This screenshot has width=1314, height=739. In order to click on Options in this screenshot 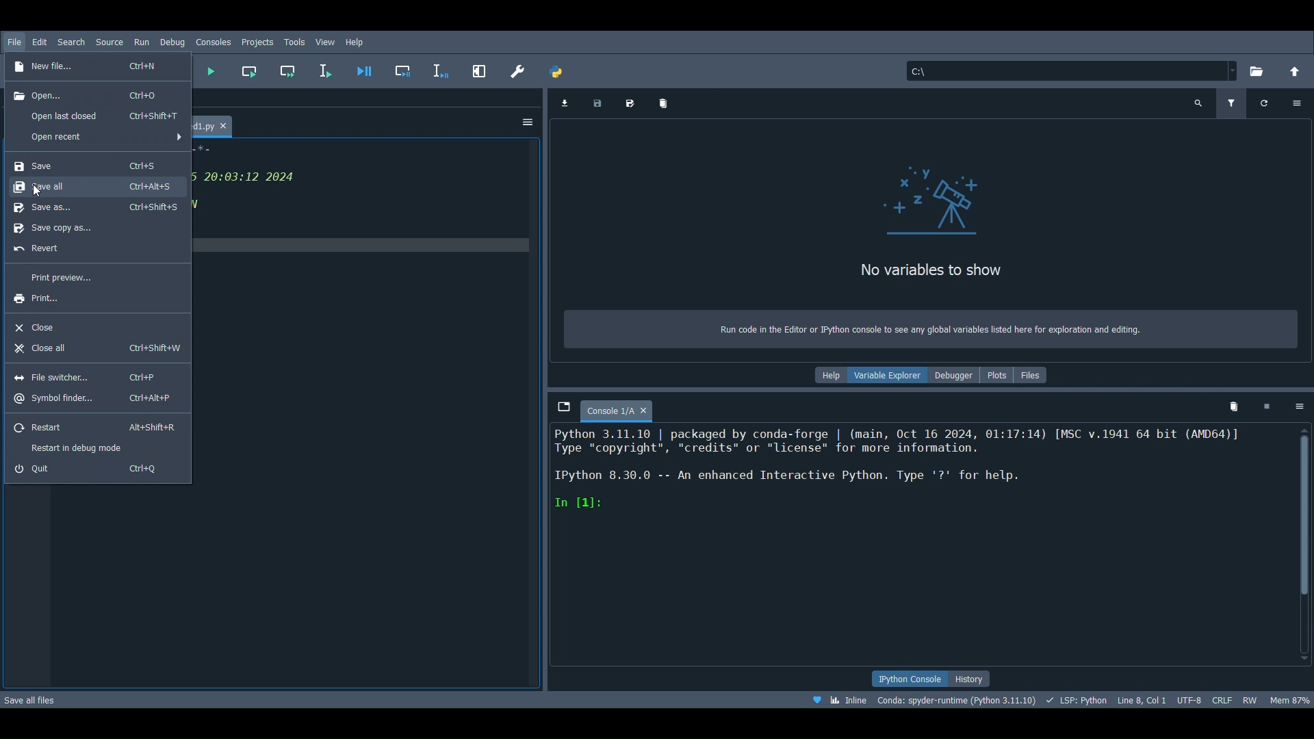, I will do `click(528, 125)`.